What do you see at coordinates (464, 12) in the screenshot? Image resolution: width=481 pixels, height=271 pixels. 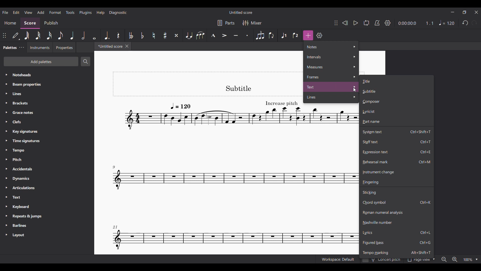 I see `Show in smaller tab` at bounding box center [464, 12].